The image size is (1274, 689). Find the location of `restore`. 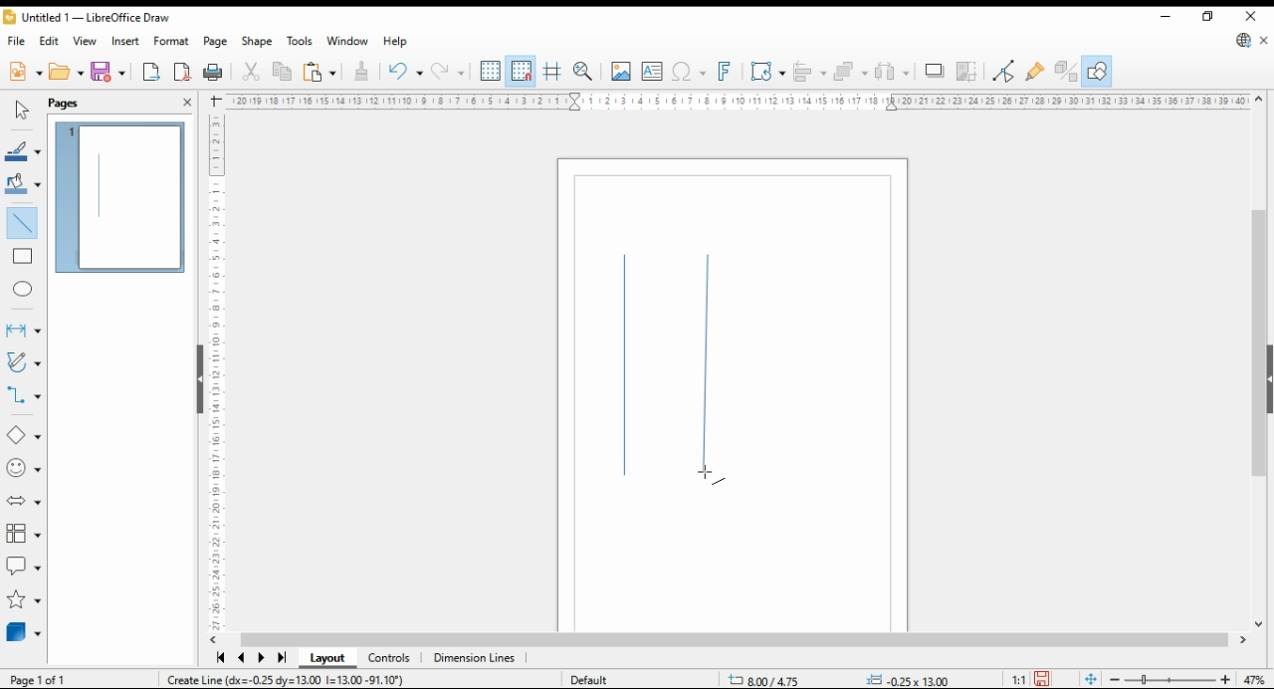

restore is located at coordinates (1207, 17).